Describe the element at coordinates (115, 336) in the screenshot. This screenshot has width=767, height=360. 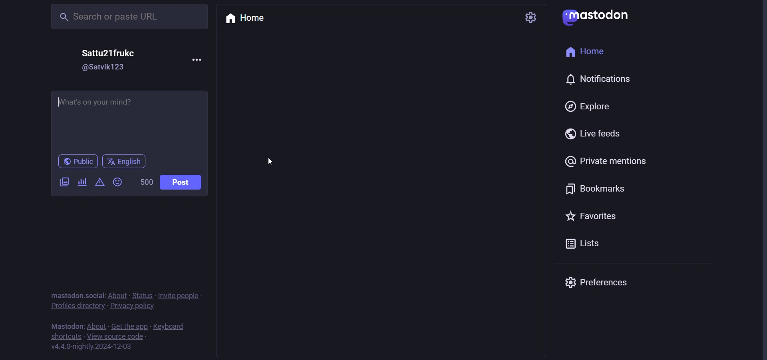
I see `source code` at that location.